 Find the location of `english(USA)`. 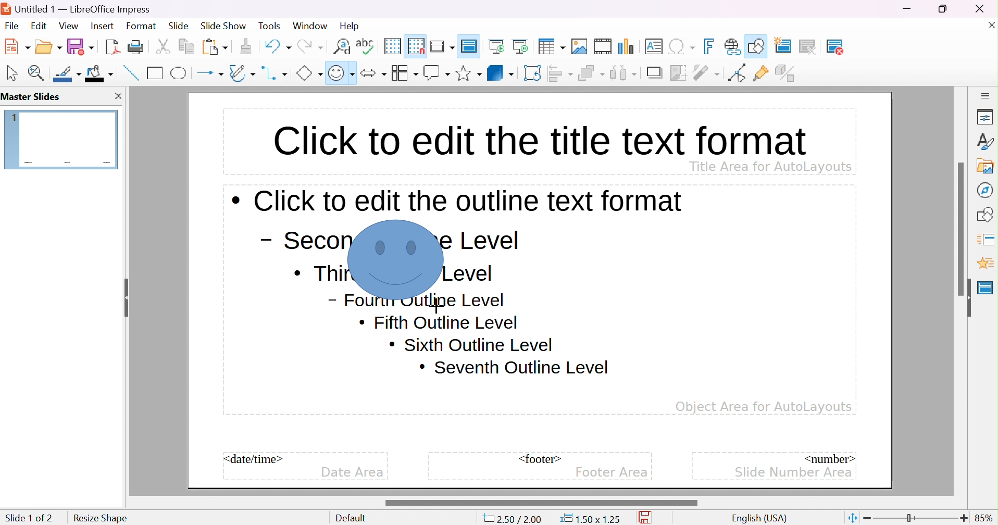

english(USA) is located at coordinates (760, 518).